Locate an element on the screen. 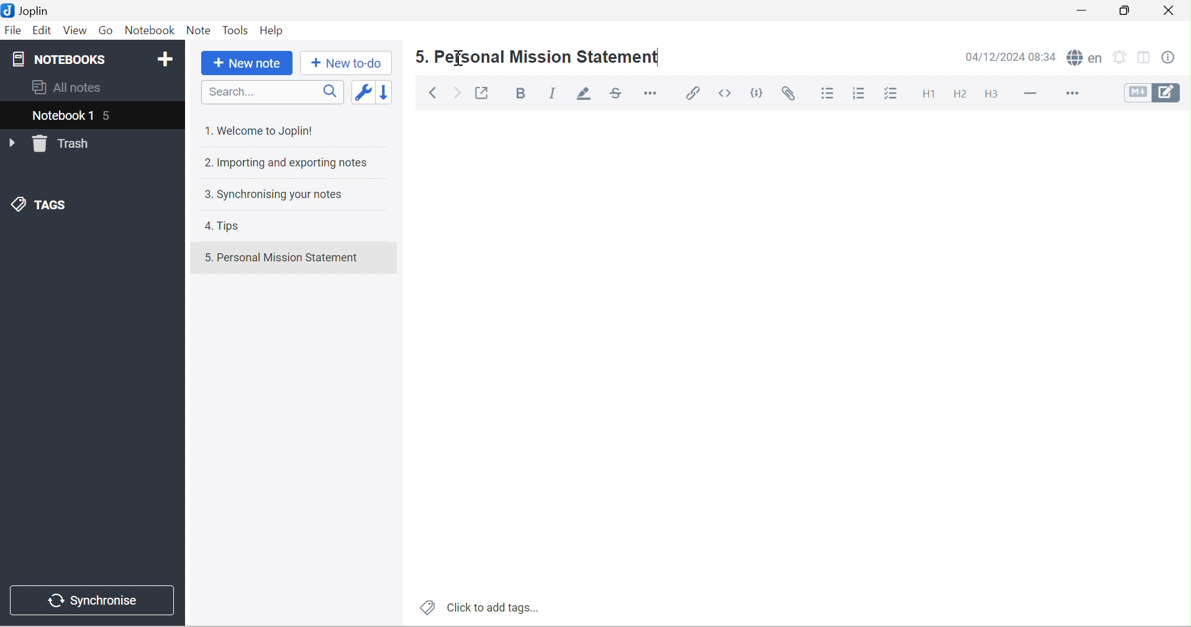 This screenshot has height=627, width=1191. Note is located at coordinates (199, 30).